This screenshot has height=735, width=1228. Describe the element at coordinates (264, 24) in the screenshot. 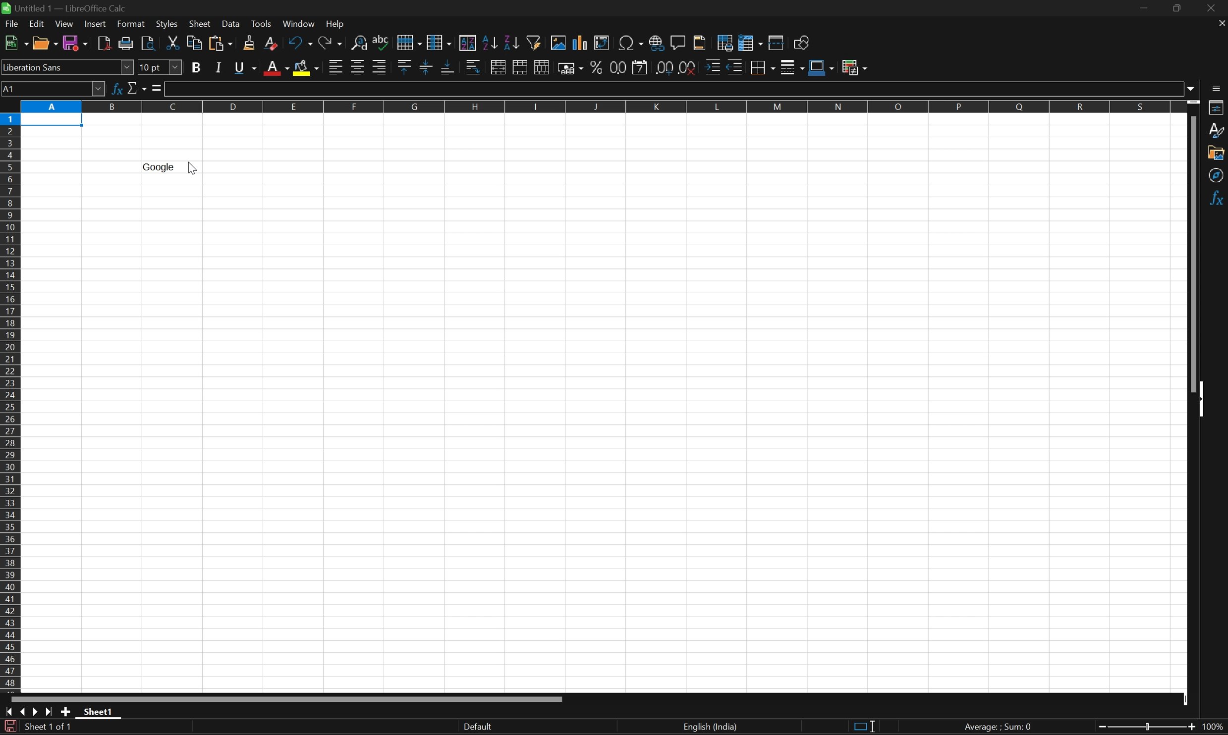

I see `Tools` at that location.